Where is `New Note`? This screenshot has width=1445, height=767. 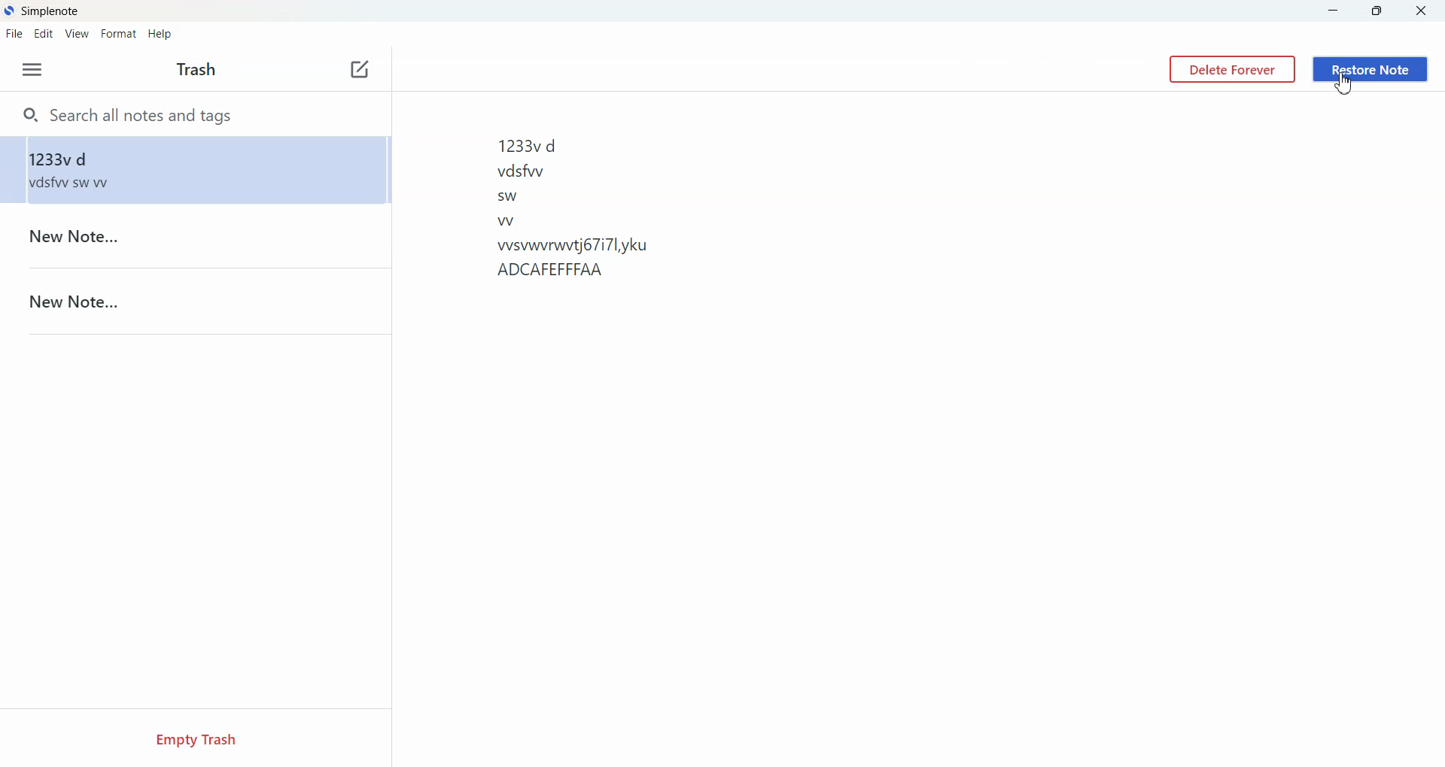
New Note is located at coordinates (360, 71).